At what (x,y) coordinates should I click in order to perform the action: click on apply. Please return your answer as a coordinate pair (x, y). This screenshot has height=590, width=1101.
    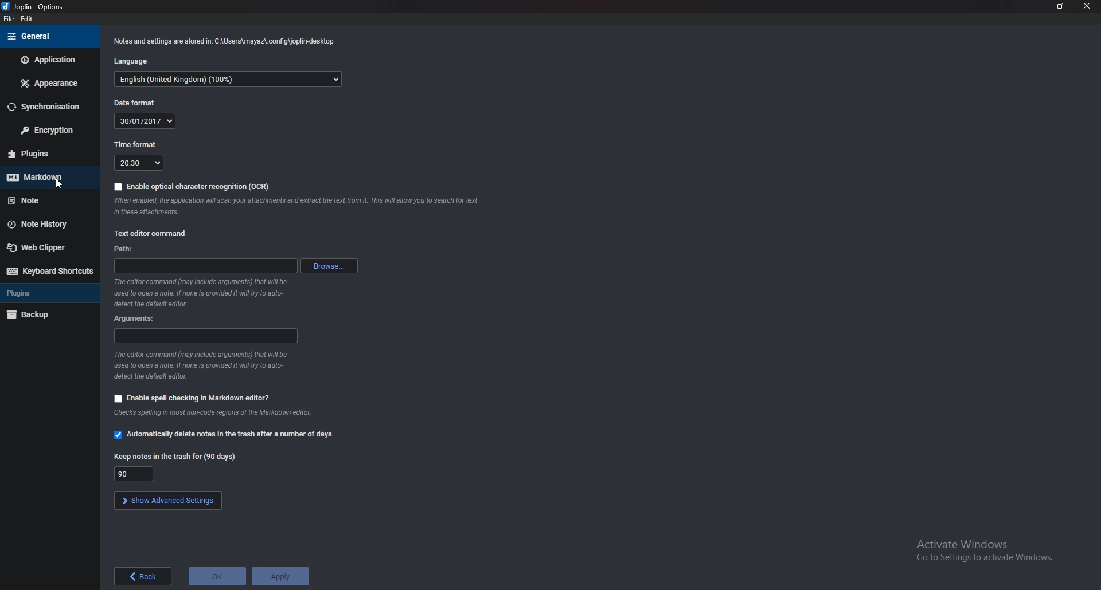
    Looking at the image, I should click on (283, 575).